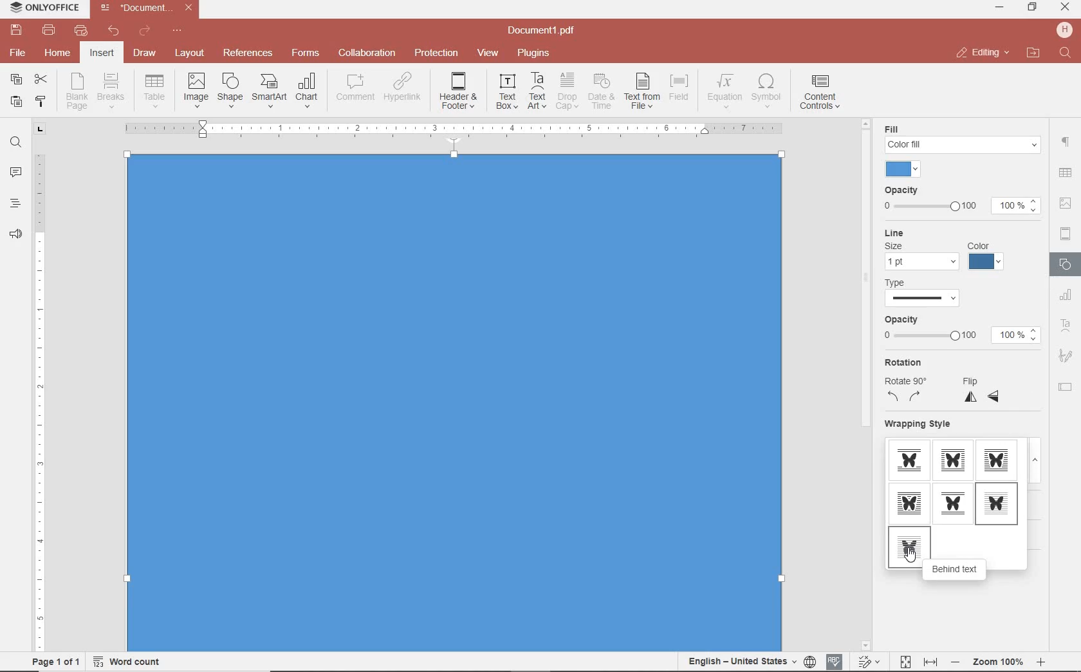 The height and width of the screenshot is (672, 1081). I want to click on TYPE, so click(935, 292).